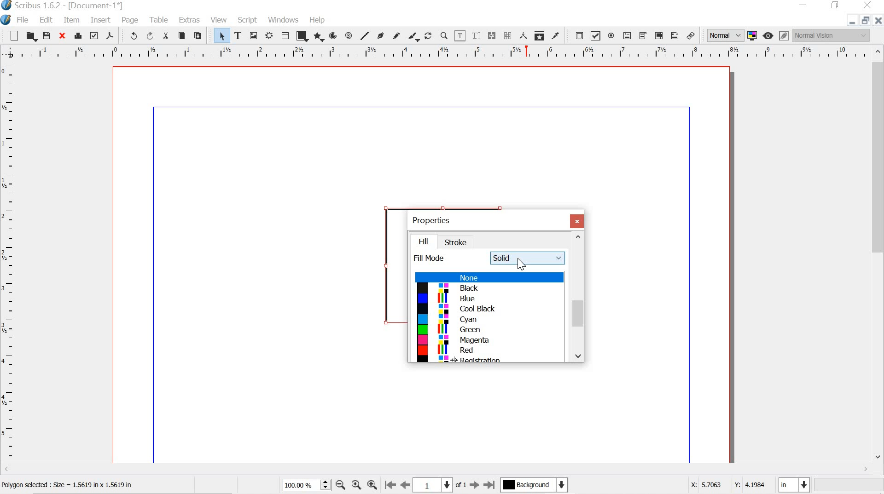  Describe the element at coordinates (285, 35) in the screenshot. I see `table` at that location.